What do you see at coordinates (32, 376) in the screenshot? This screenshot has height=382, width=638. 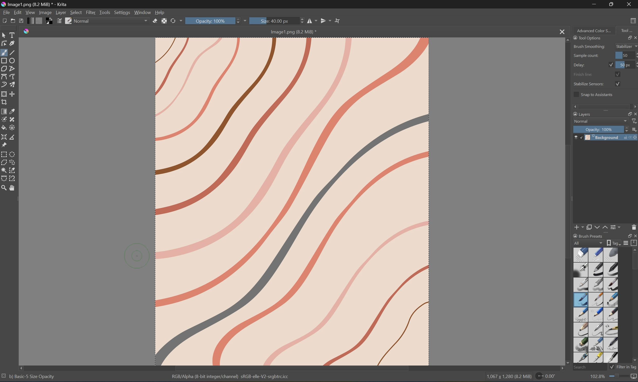 I see `bj Basic- 5 Size Opacity` at bounding box center [32, 376].